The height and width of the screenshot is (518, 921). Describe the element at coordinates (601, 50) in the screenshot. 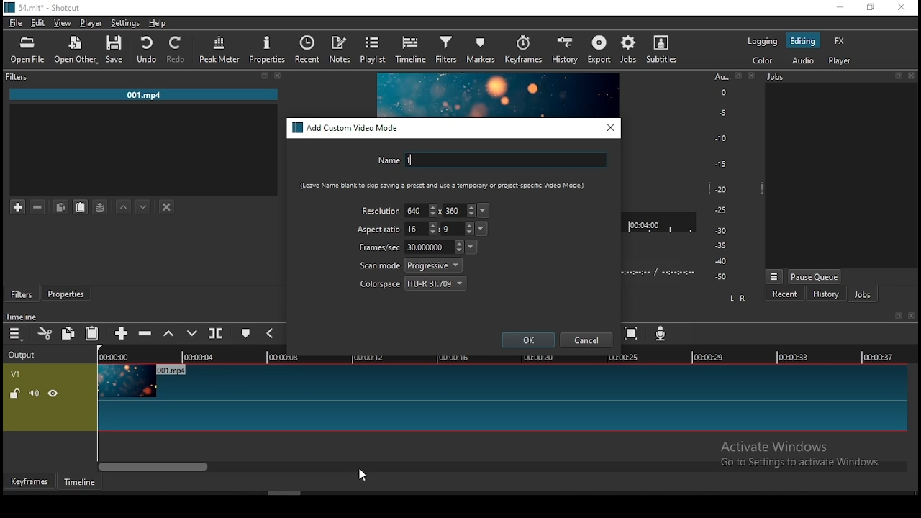

I see `export` at that location.